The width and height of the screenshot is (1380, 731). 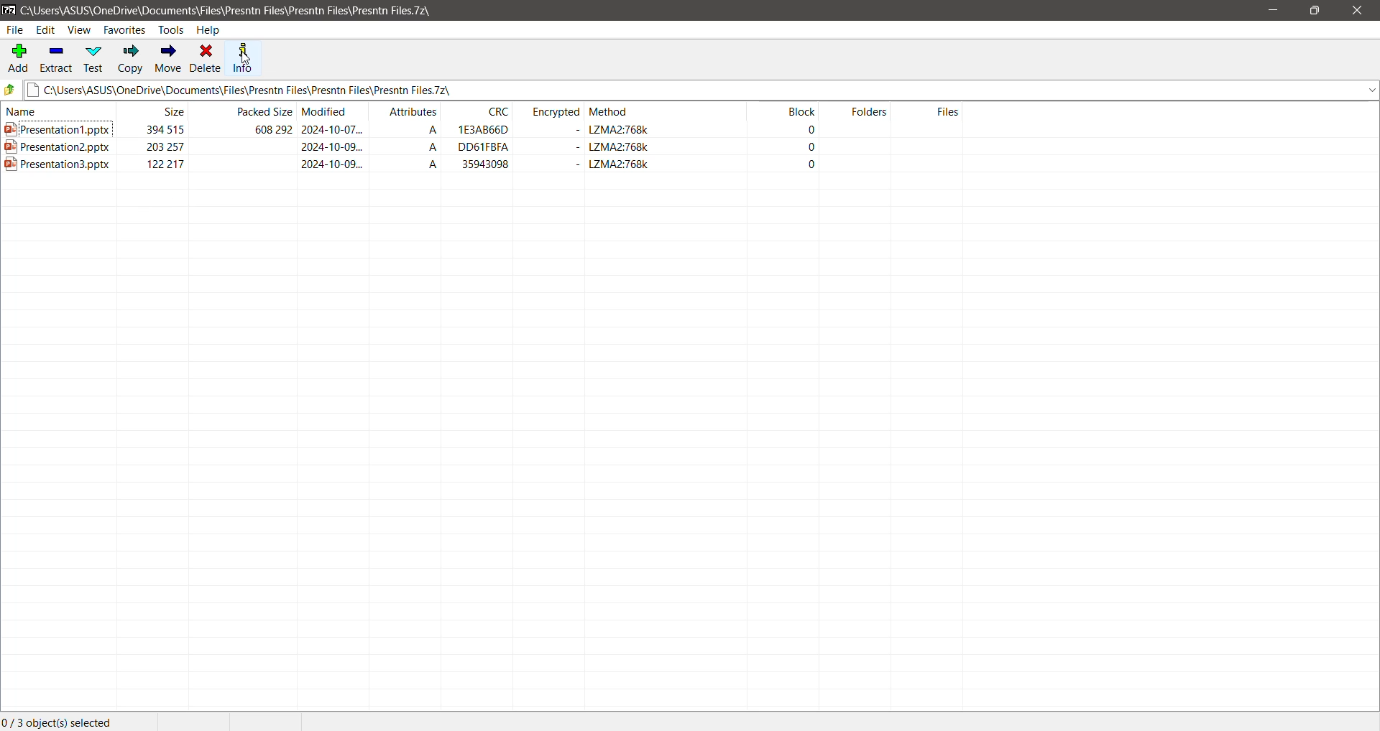 What do you see at coordinates (206, 60) in the screenshot?
I see `Delete` at bounding box center [206, 60].